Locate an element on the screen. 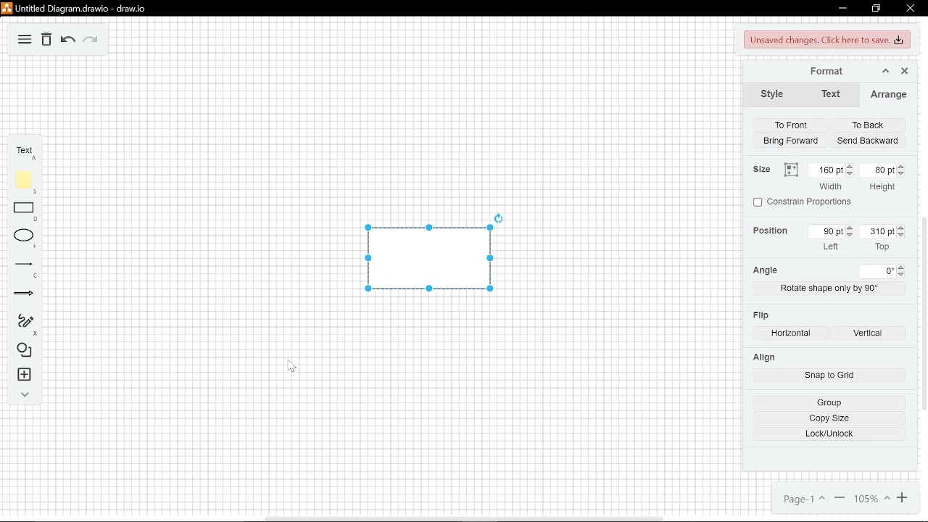 The image size is (928, 522). cursor is located at coordinates (297, 367).